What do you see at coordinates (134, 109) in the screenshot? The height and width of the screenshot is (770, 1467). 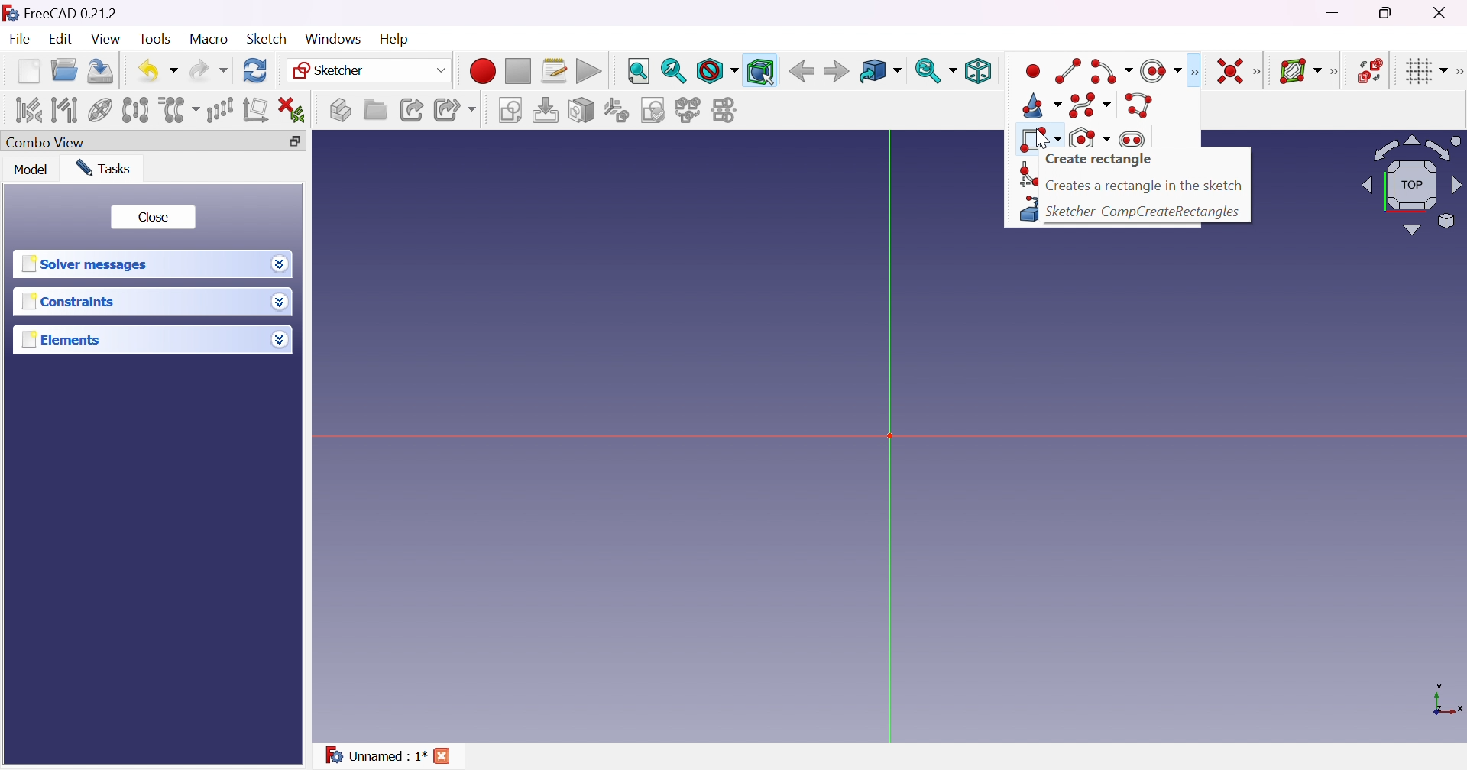 I see `Symmetry` at bounding box center [134, 109].